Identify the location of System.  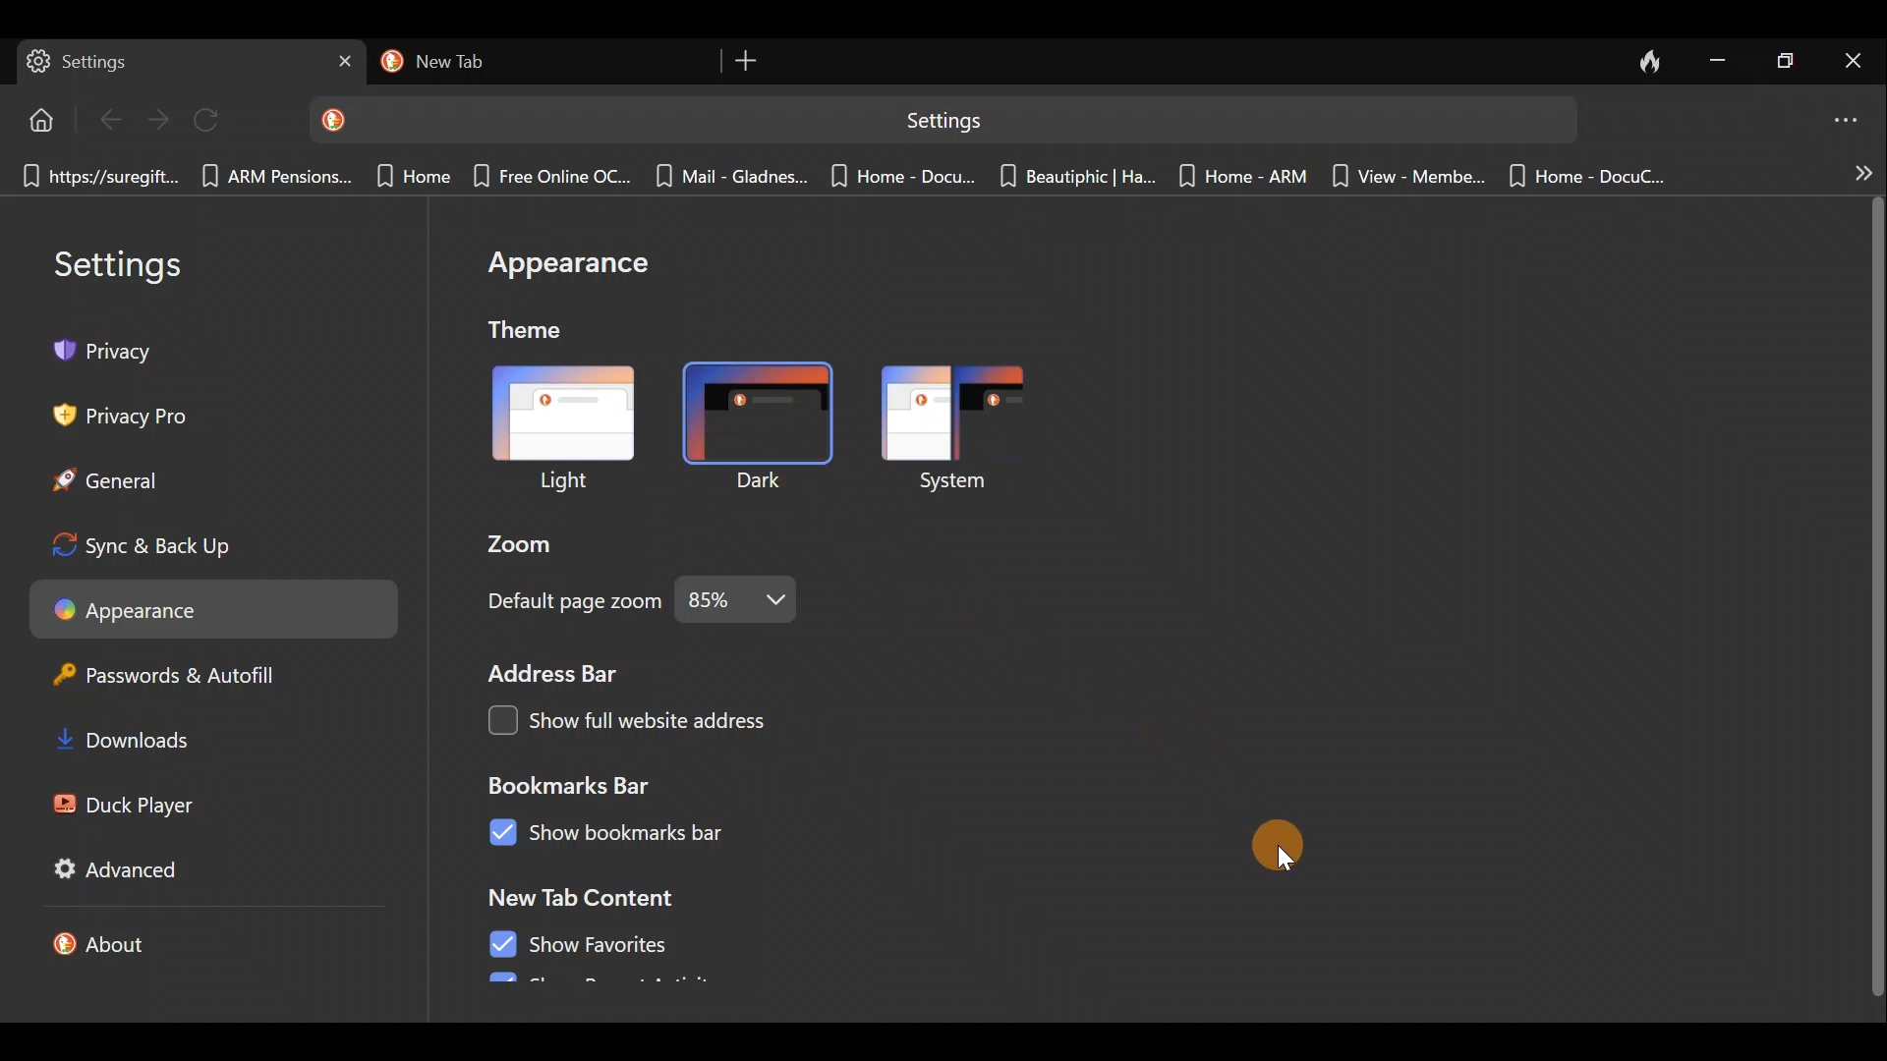
(971, 426).